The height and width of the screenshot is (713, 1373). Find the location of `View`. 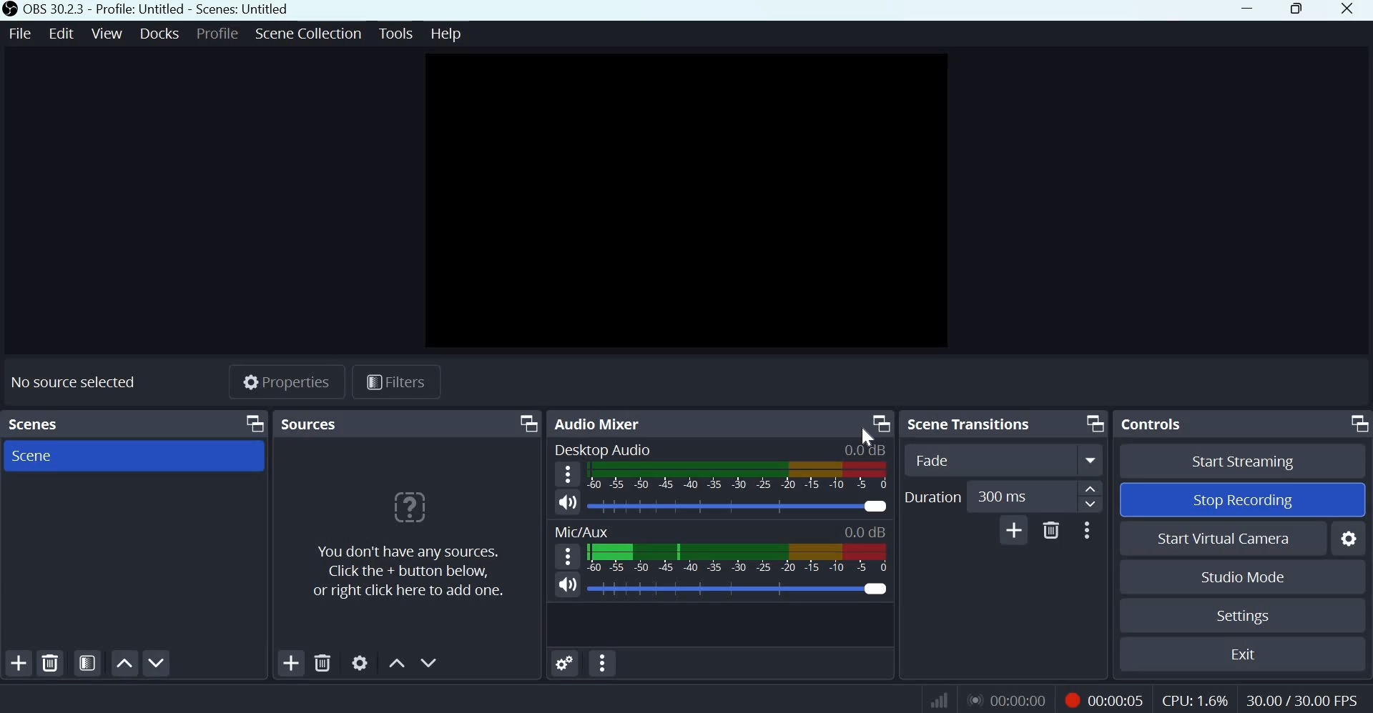

View is located at coordinates (105, 34).